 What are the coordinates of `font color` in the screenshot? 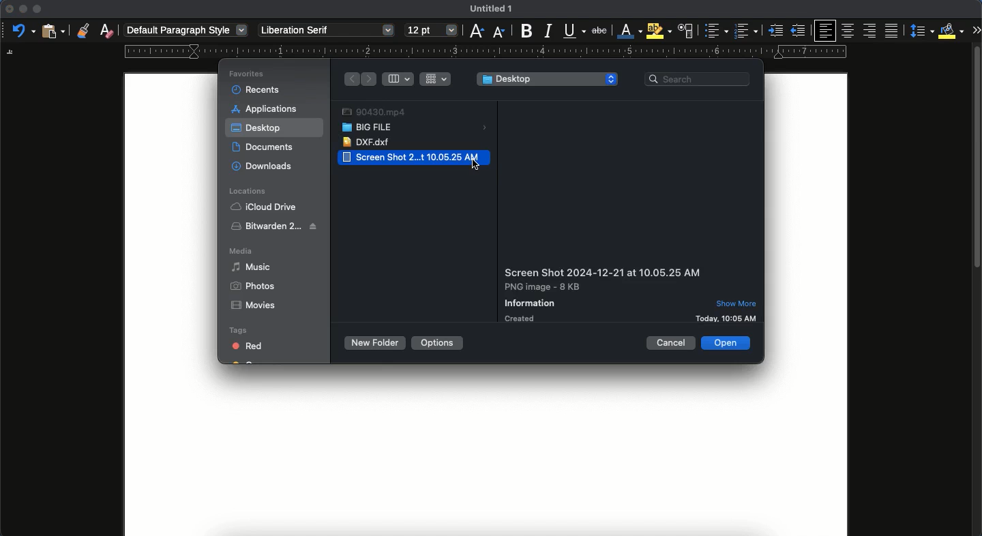 It's located at (629, 31).